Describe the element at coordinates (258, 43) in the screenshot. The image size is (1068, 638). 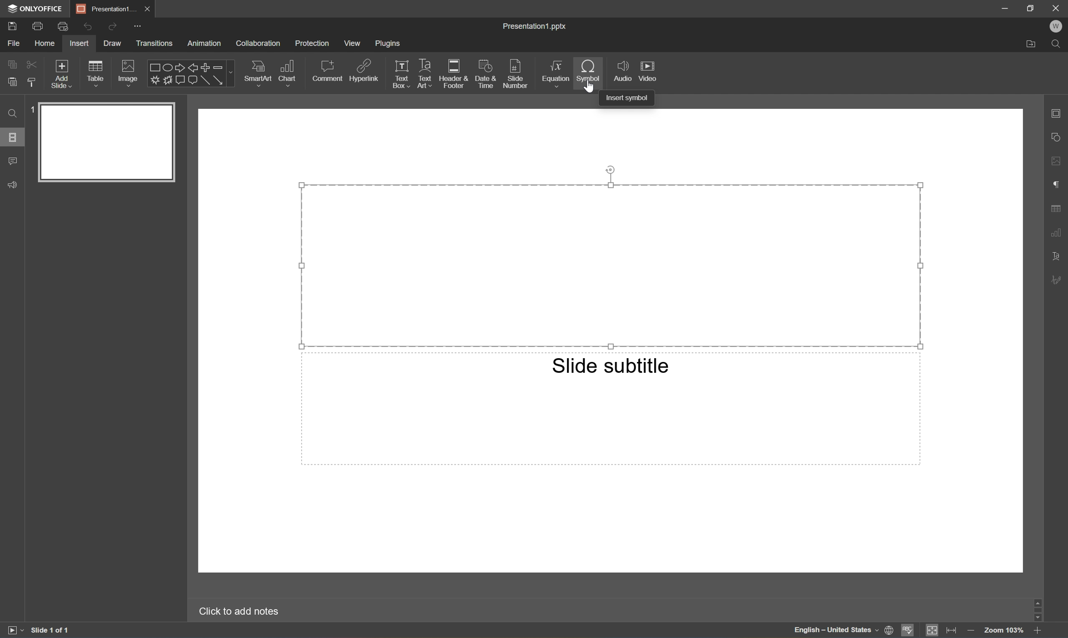
I see `Collaboration` at that location.